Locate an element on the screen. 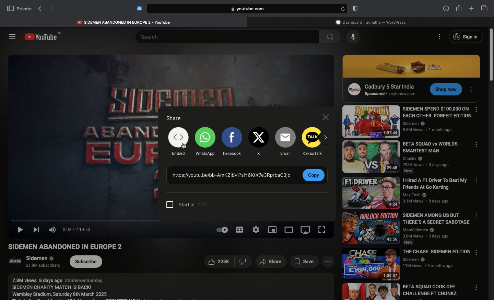 The width and height of the screenshot is (494, 300). CTA is located at coordinates (444, 90).